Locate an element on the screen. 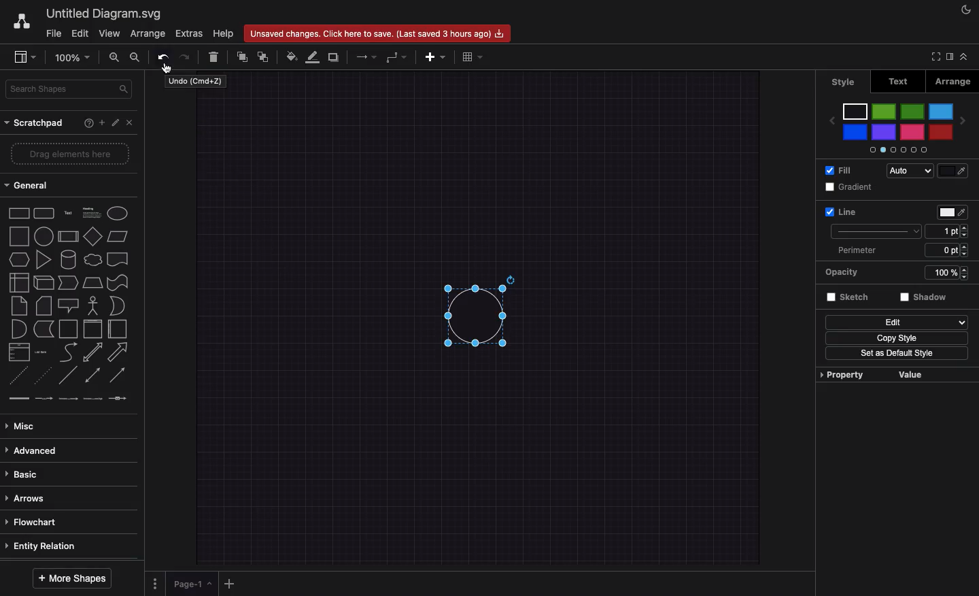  Style is located at coordinates (844, 82).